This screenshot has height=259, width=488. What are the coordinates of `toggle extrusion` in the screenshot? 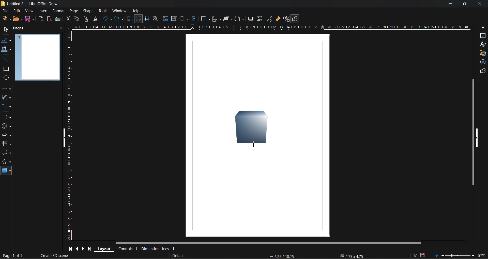 It's located at (286, 19).